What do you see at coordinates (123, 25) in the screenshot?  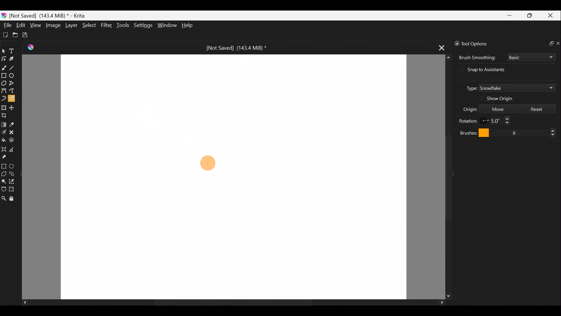 I see `Tools` at bounding box center [123, 25].